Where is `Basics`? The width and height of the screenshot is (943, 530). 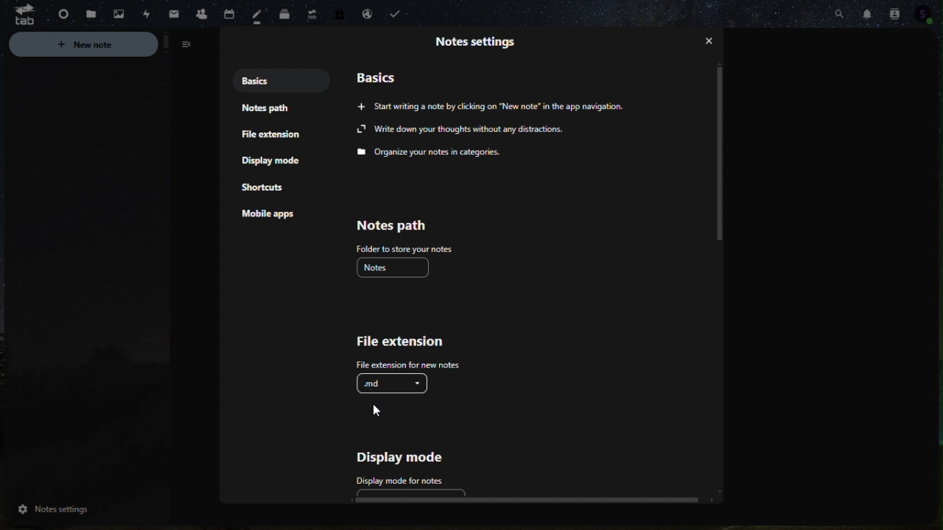 Basics is located at coordinates (385, 77).